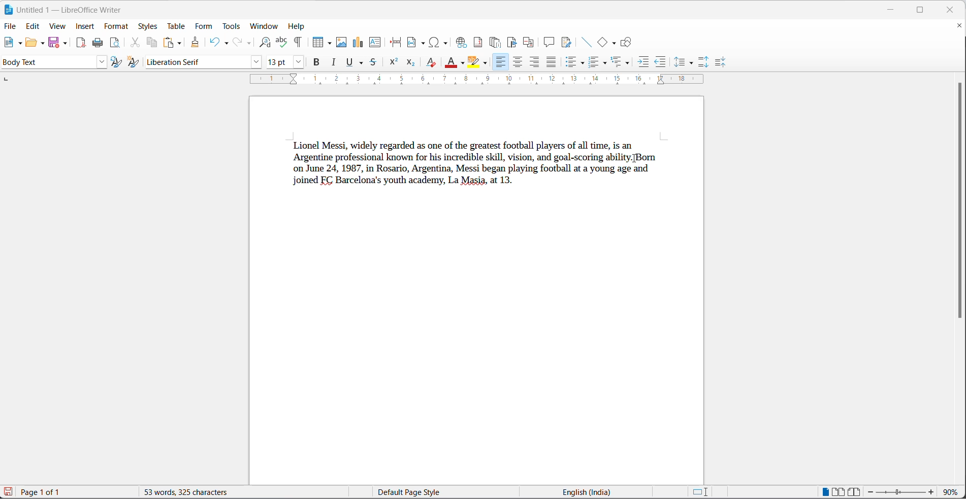 The height and width of the screenshot is (499, 966). Describe the element at coordinates (263, 25) in the screenshot. I see `window` at that location.